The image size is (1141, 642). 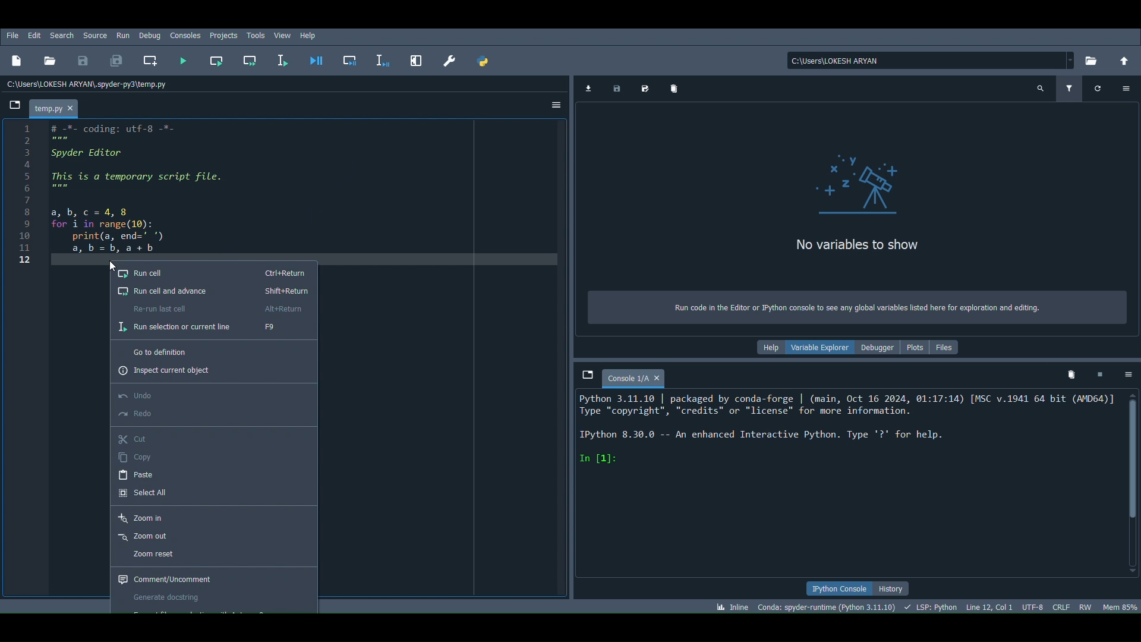 I want to click on File EOL Status, so click(x=1061, y=605).